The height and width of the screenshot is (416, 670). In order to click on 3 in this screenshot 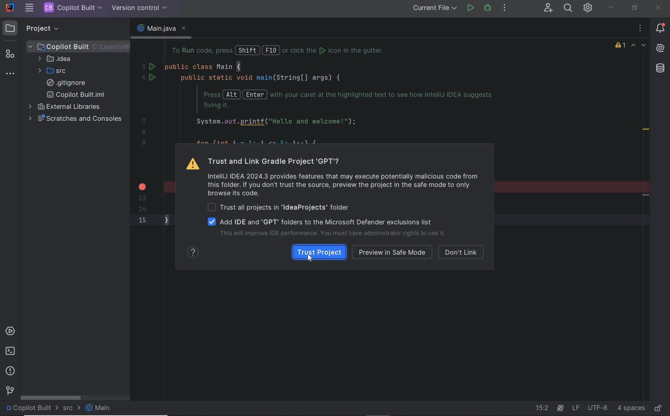, I will do `click(144, 66)`.